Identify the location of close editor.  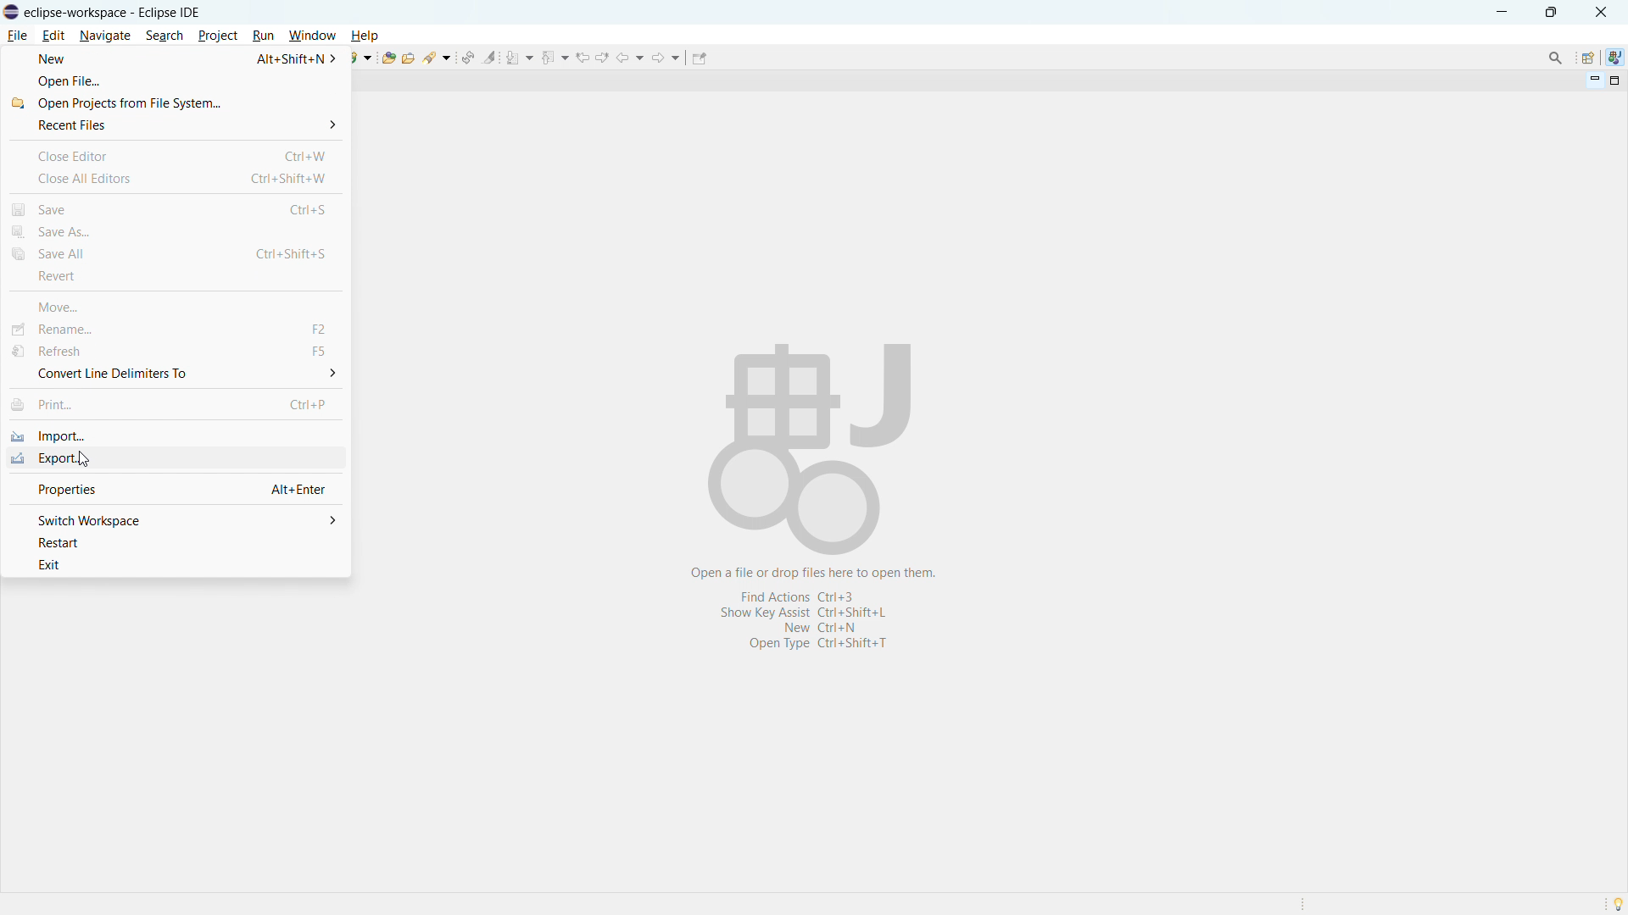
(177, 155).